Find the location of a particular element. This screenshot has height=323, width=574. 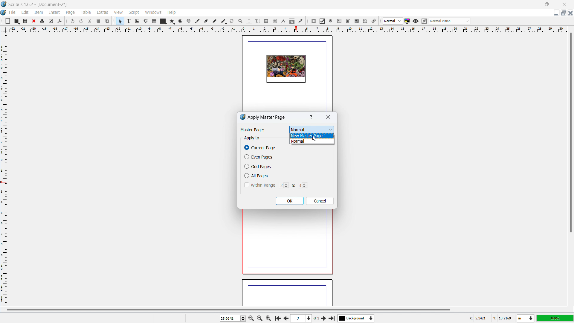

save as pdf is located at coordinates (59, 21).